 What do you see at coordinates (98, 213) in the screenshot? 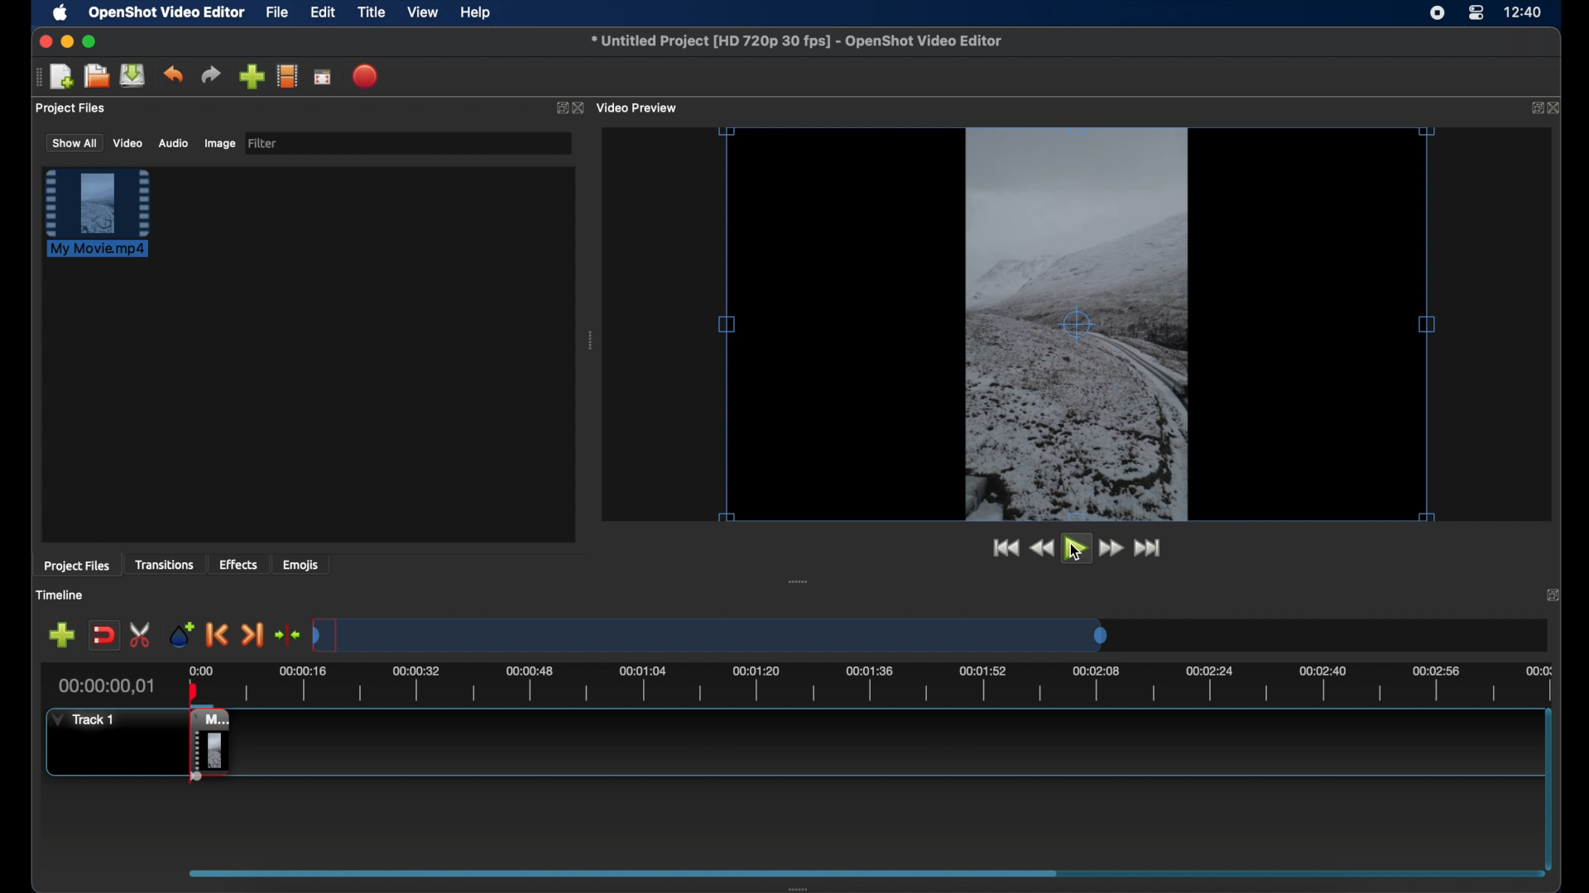
I see `file highlighted` at bounding box center [98, 213].